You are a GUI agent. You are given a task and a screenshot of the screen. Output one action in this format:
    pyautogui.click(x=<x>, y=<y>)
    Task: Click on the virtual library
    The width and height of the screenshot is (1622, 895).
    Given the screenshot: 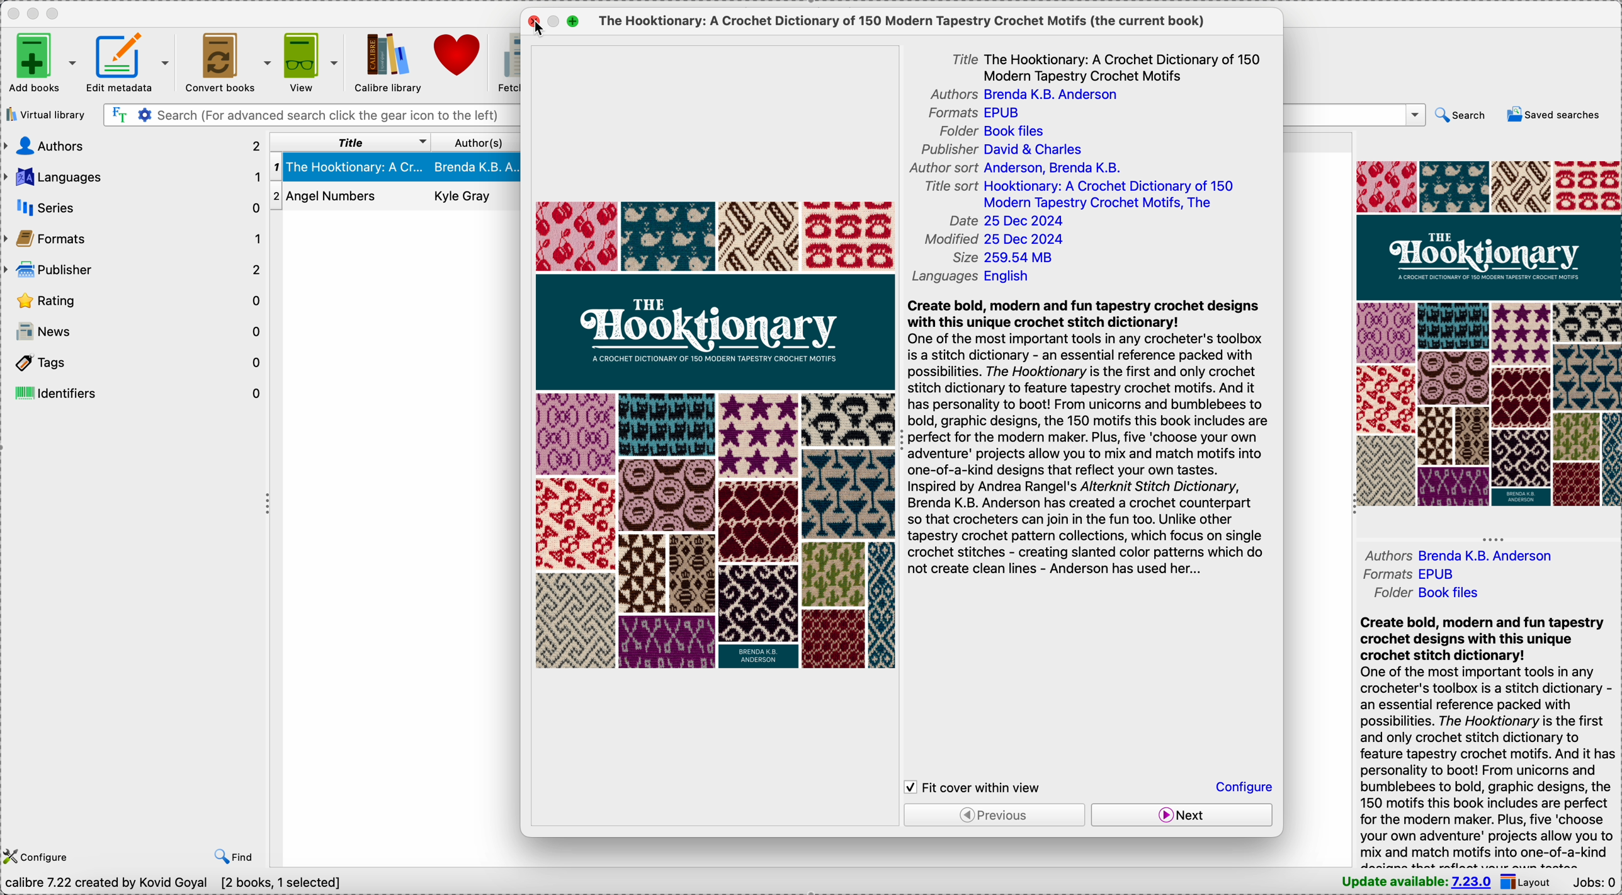 What is the action you would take?
    pyautogui.click(x=45, y=114)
    